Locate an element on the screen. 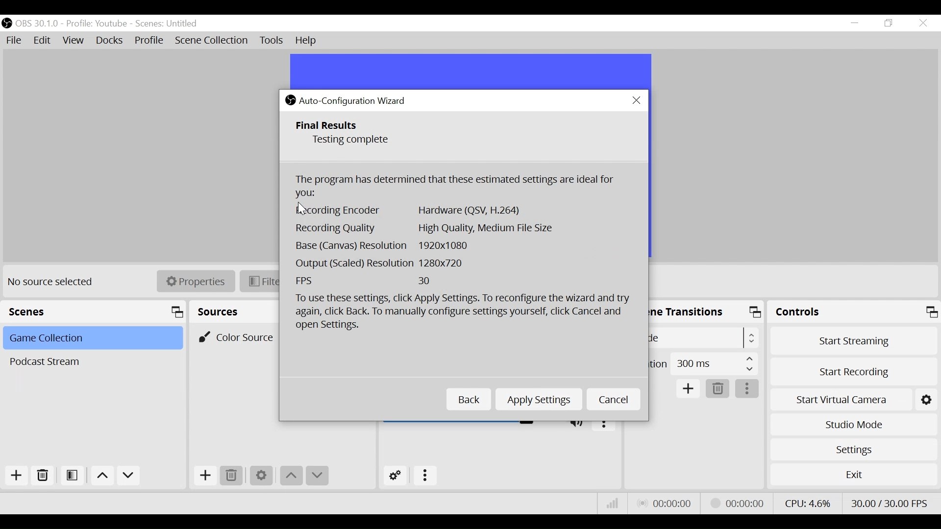  scene is located at coordinates (167, 24).